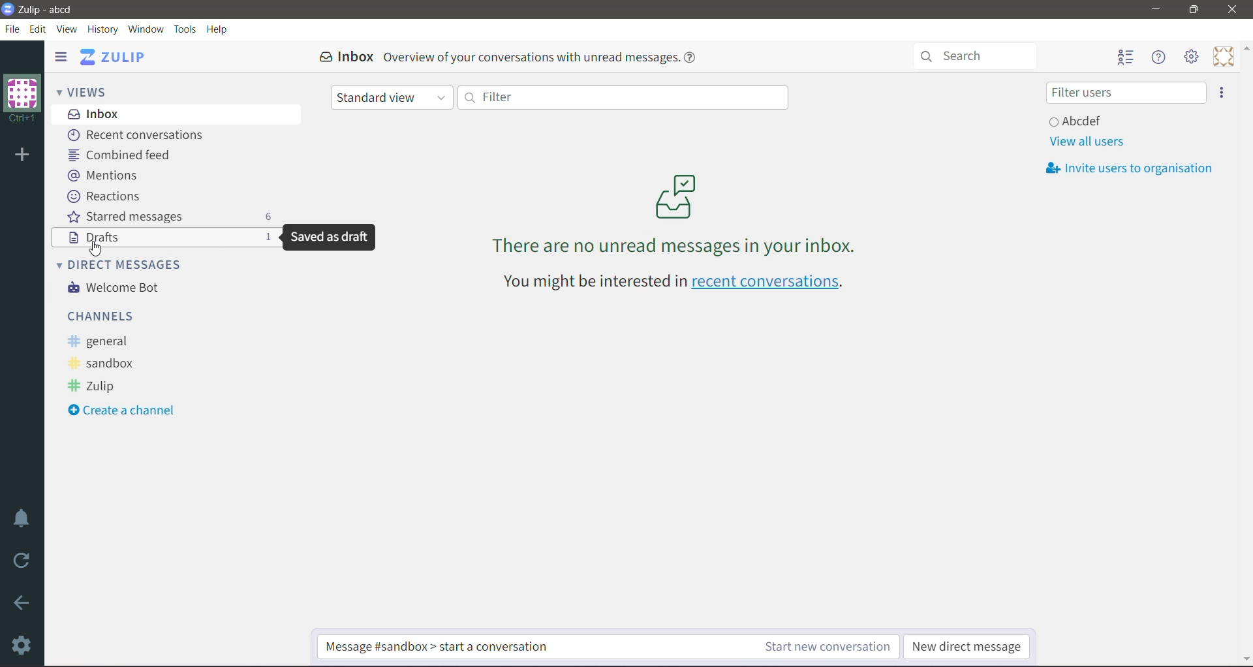 The height and width of the screenshot is (667, 1253). I want to click on cursor, so click(100, 247).